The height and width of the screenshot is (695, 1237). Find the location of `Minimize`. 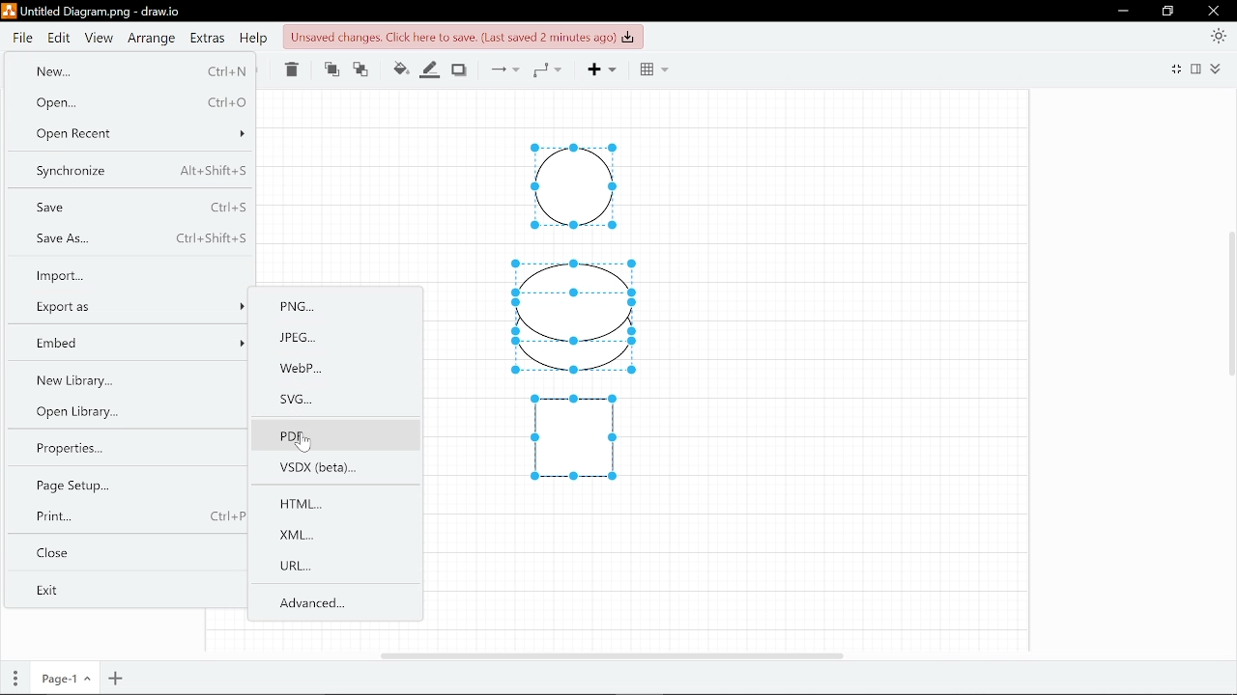

Minimize is located at coordinates (1123, 12).